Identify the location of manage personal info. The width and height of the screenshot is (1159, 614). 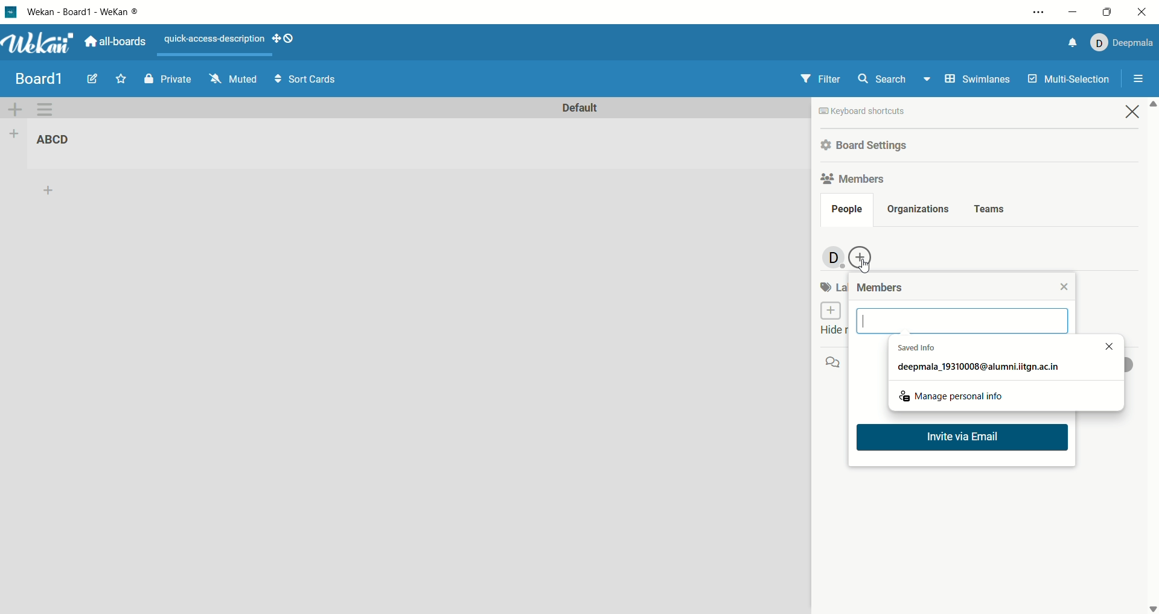
(953, 393).